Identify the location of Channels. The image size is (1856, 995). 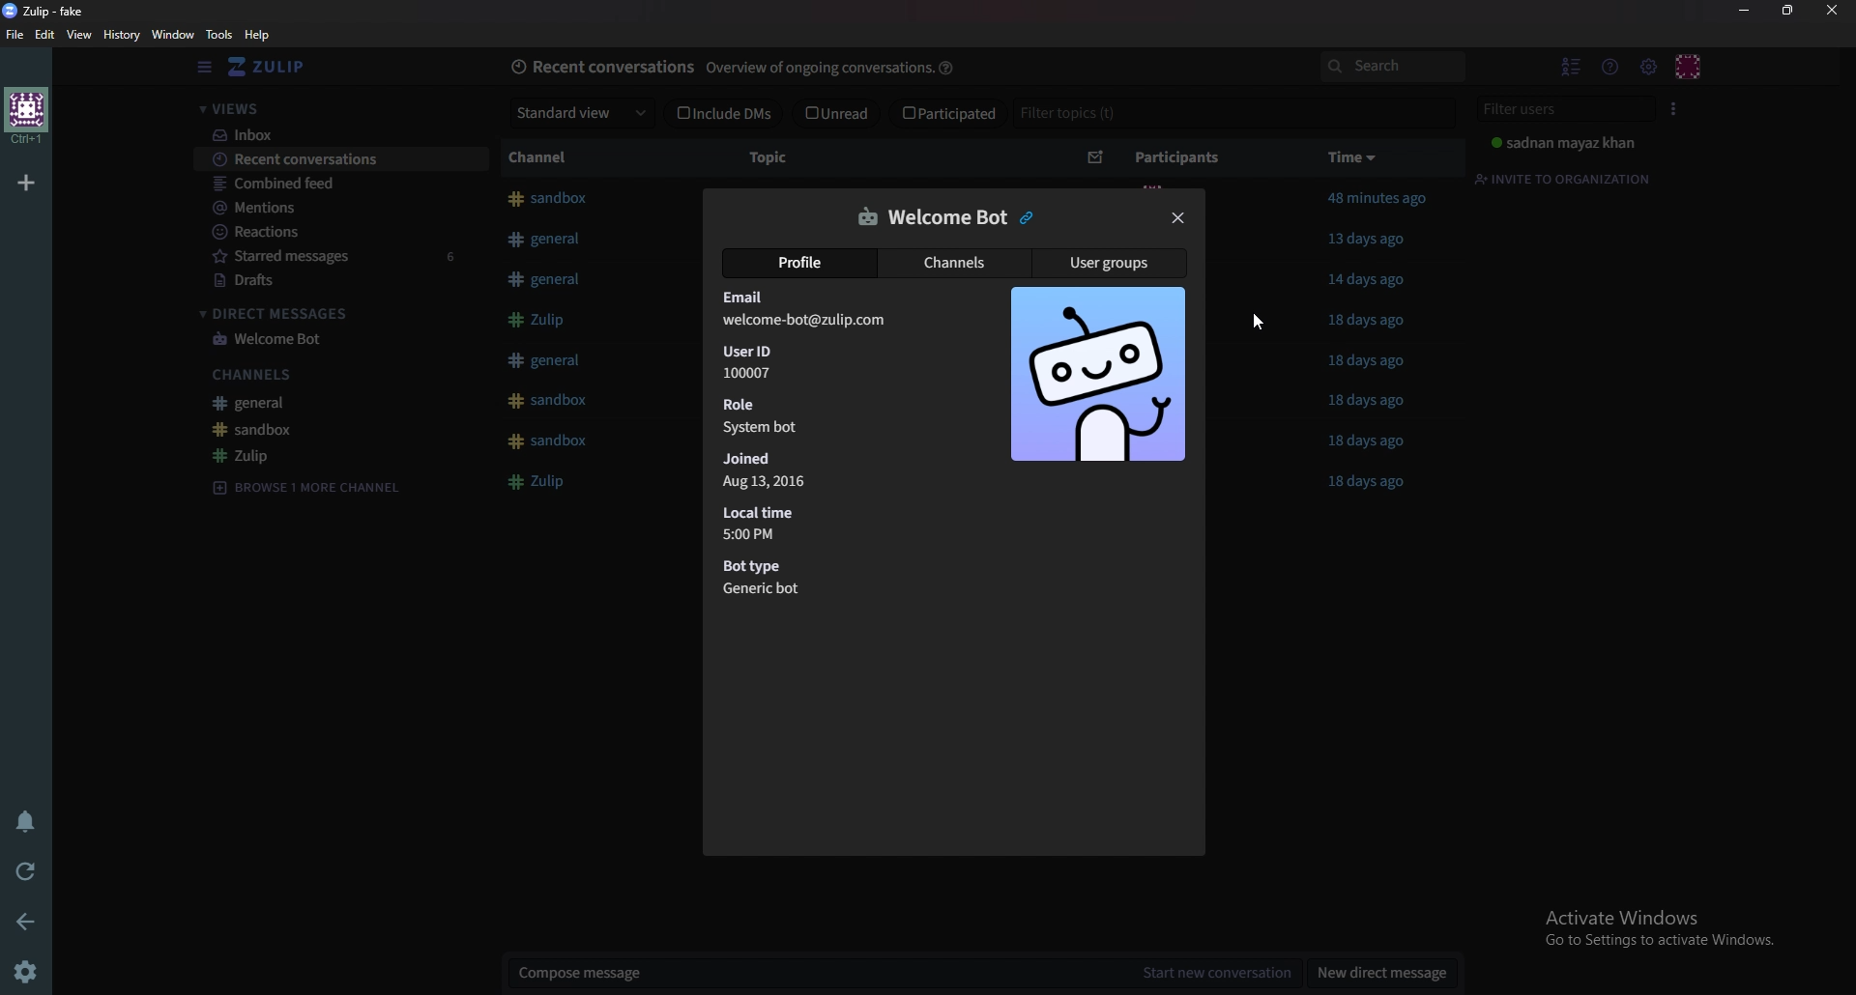
(337, 376).